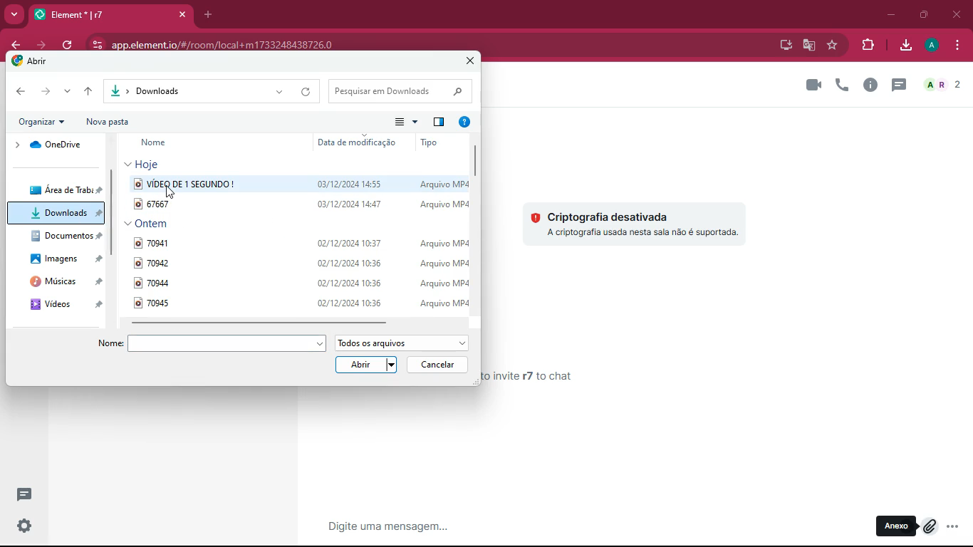 The width and height of the screenshot is (973, 547). What do you see at coordinates (933, 45) in the screenshot?
I see `profile` at bounding box center [933, 45].